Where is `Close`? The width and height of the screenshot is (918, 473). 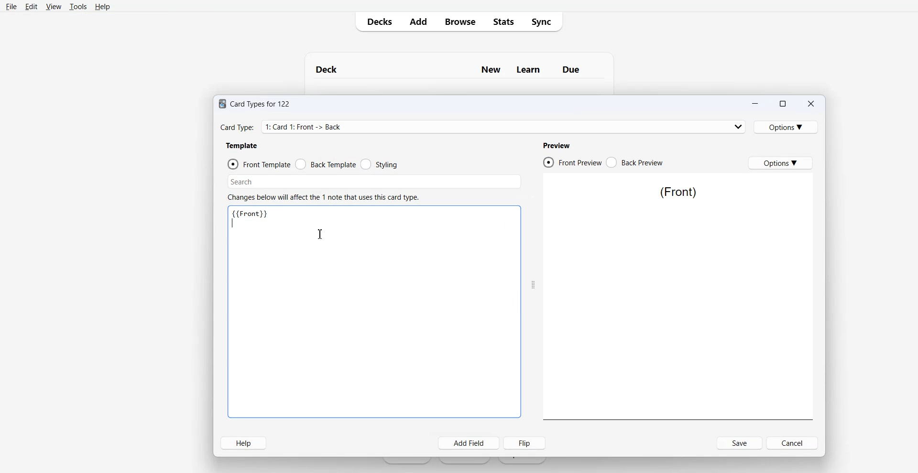
Close is located at coordinates (811, 103).